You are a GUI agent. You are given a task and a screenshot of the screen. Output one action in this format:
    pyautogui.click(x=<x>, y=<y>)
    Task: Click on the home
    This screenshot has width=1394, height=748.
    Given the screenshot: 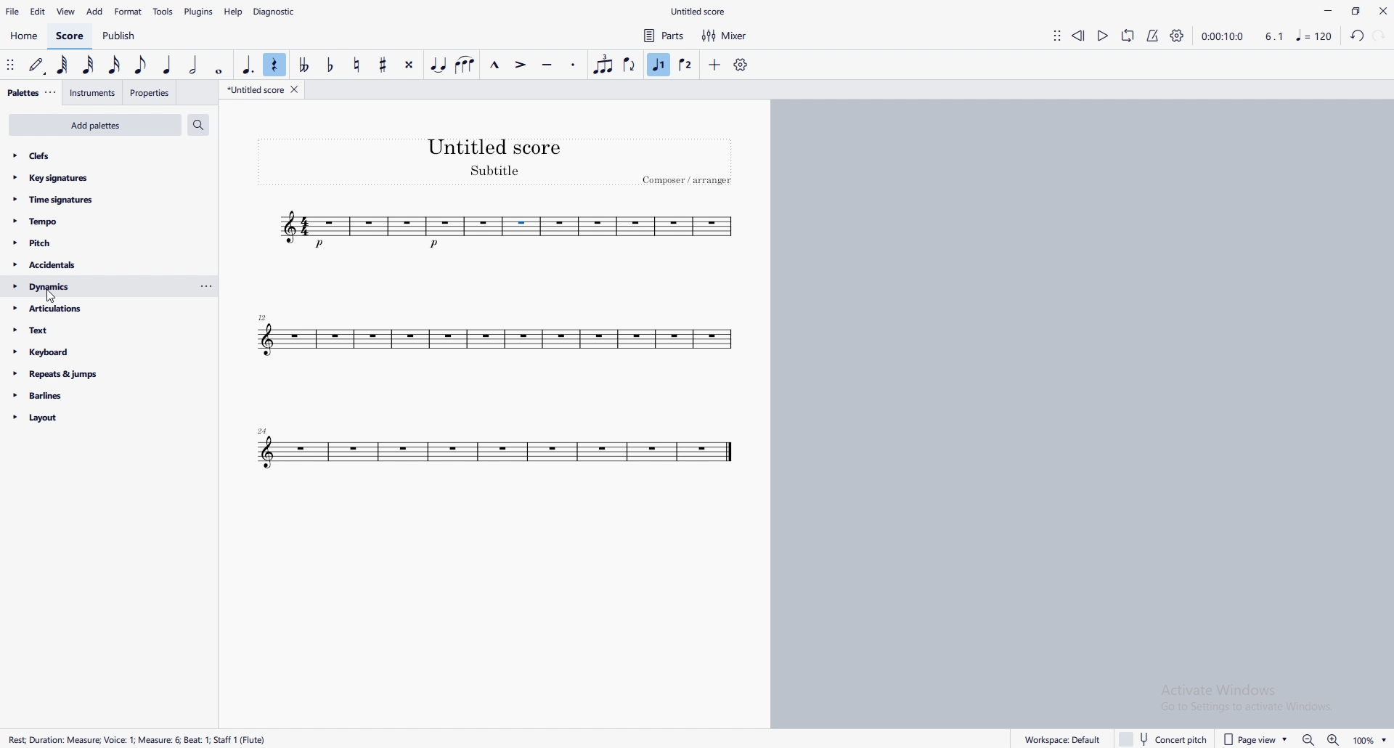 What is the action you would take?
    pyautogui.click(x=25, y=36)
    